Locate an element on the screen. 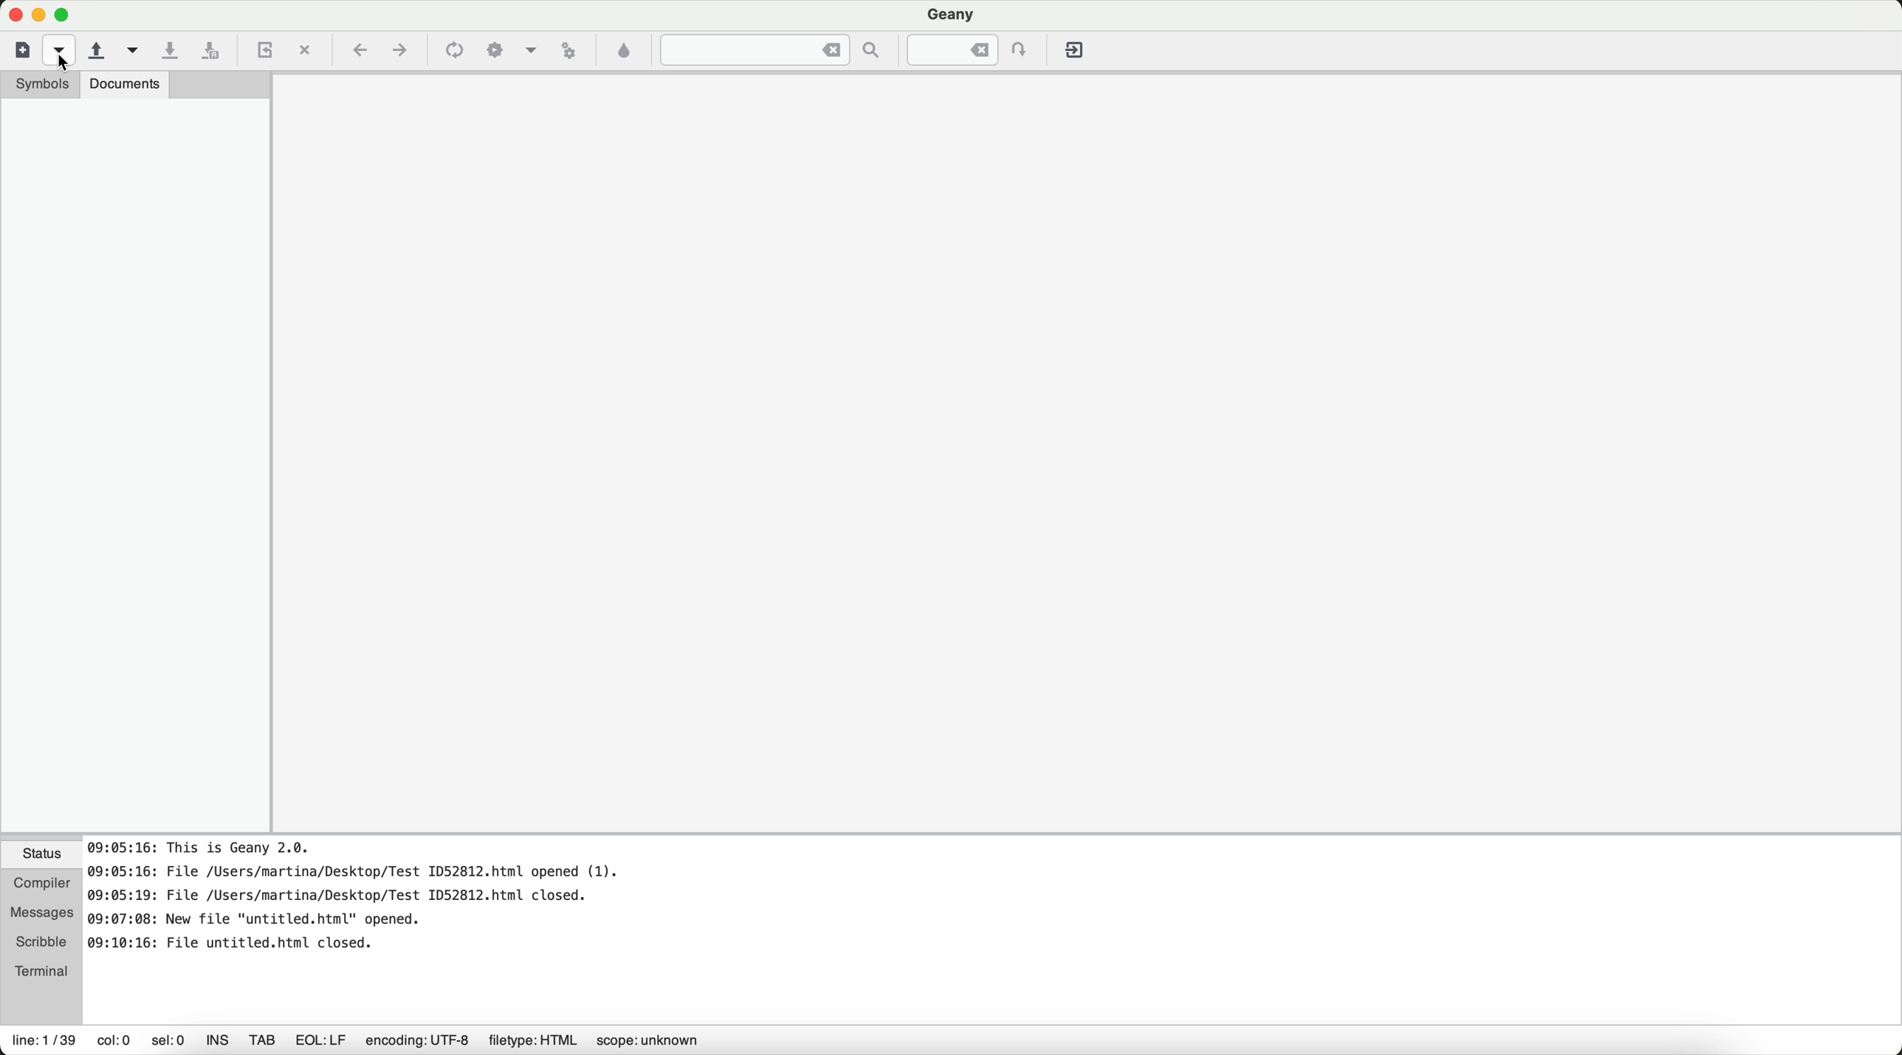  open an existing file is located at coordinates (95, 49).